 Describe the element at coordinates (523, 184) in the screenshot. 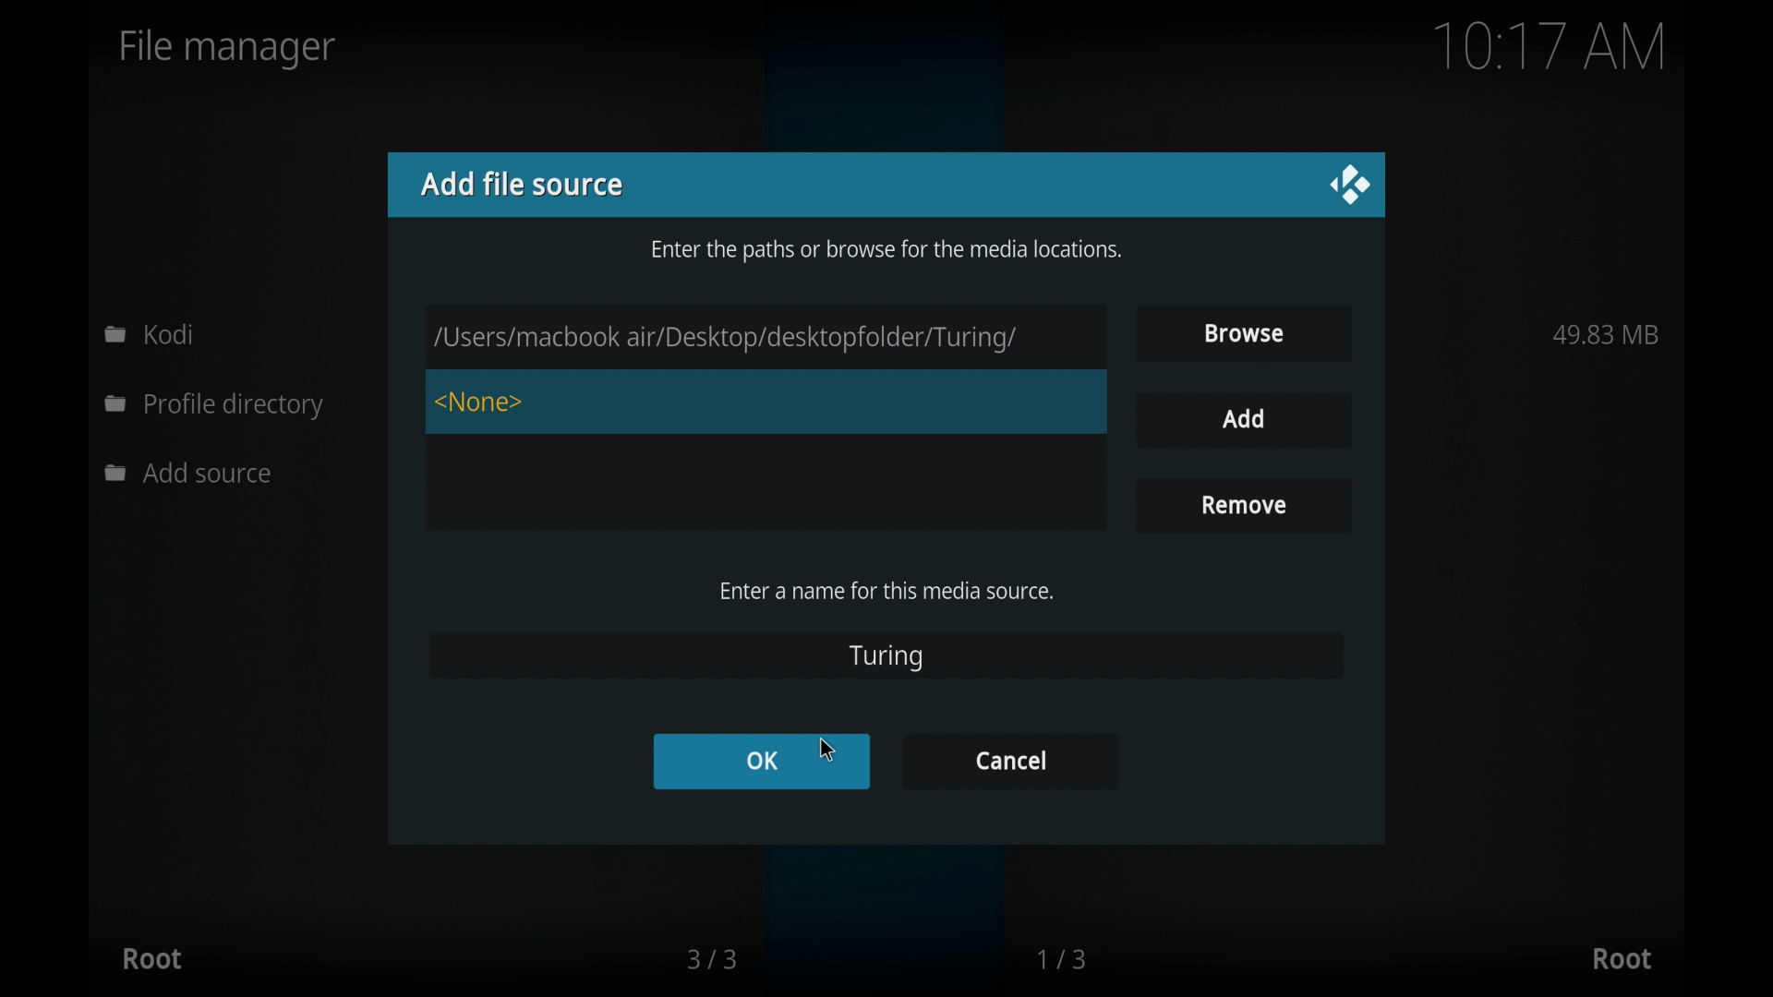

I see `add file source` at that location.